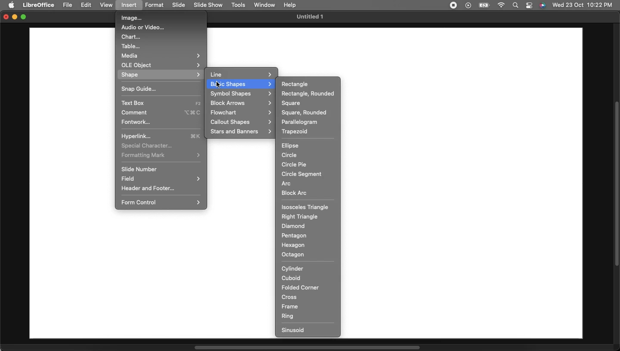 This screenshot has width=620, height=351. I want to click on Isosceles triangle, so click(306, 207).